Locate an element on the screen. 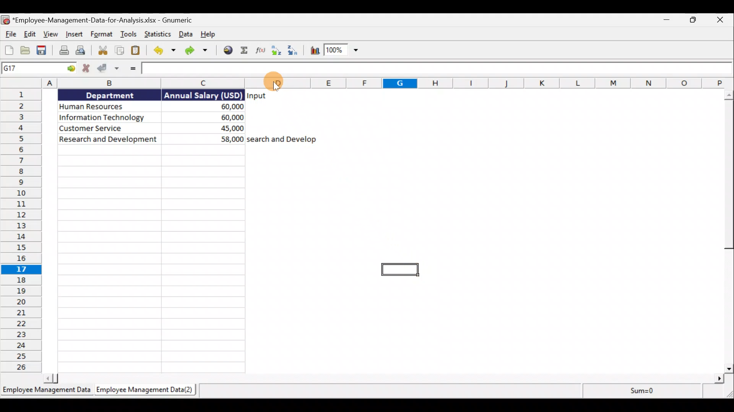 The image size is (734, 412). Open a file is located at coordinates (27, 50).